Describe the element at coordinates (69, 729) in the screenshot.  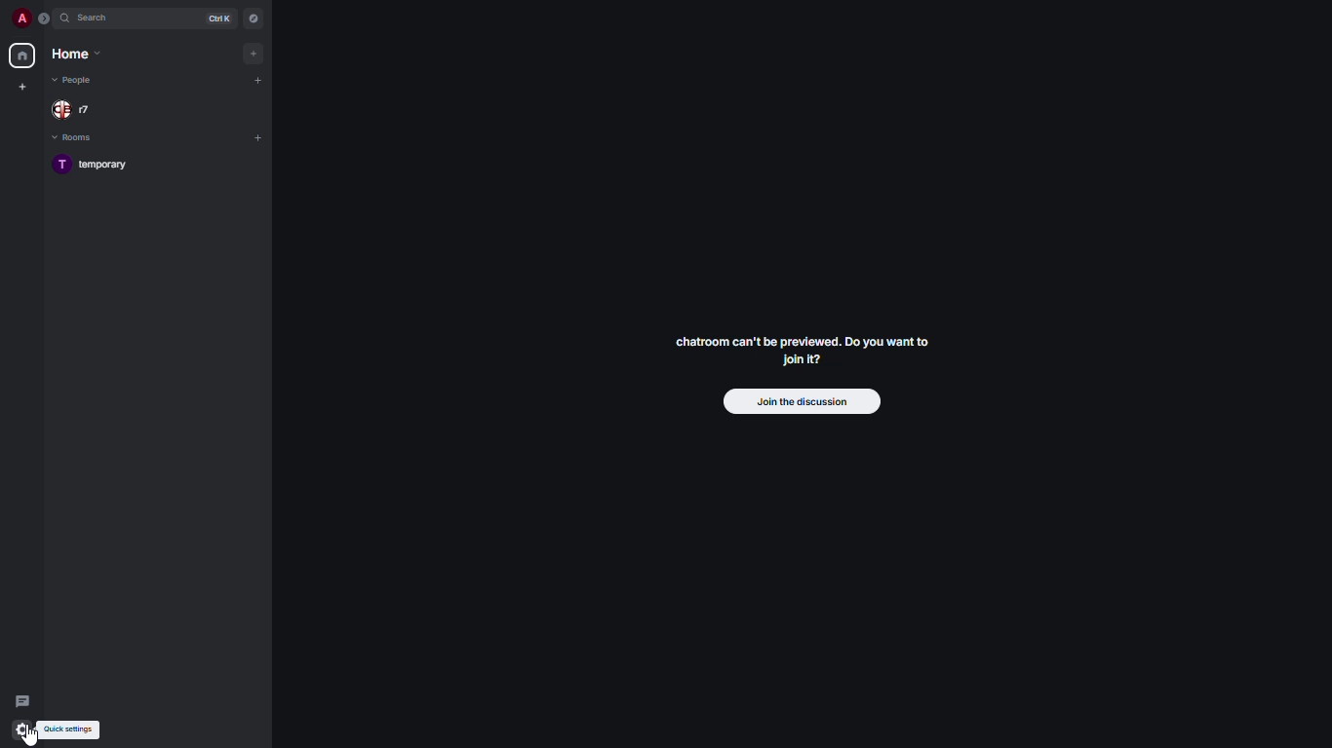
I see `quick settings` at that location.